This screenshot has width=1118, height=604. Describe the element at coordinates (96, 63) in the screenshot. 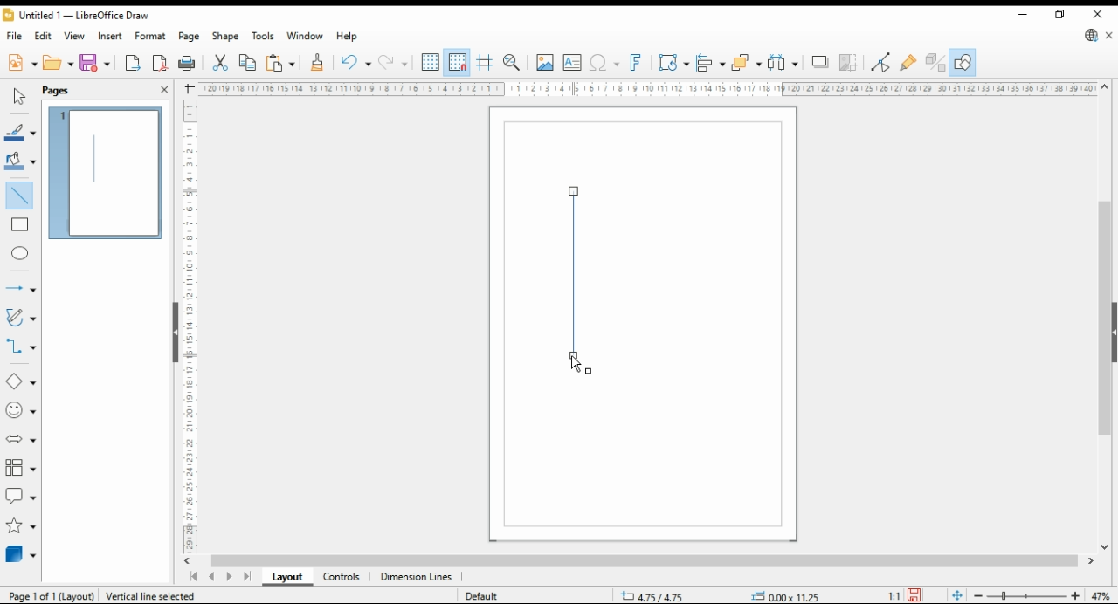

I see `save` at that location.